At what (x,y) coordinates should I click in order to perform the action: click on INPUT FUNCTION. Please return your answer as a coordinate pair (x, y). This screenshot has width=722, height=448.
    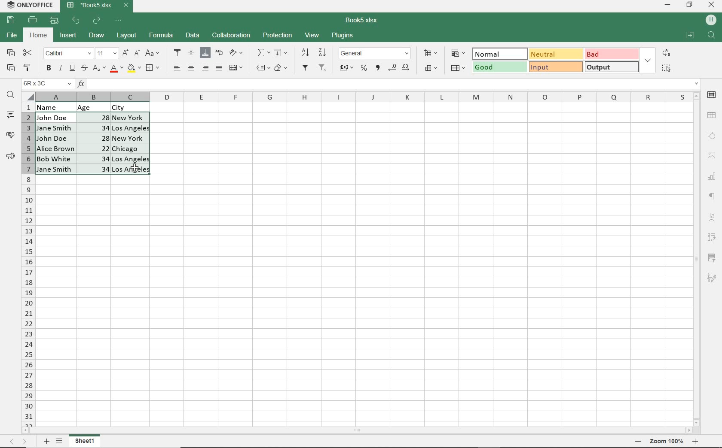
    Looking at the image, I should click on (389, 84).